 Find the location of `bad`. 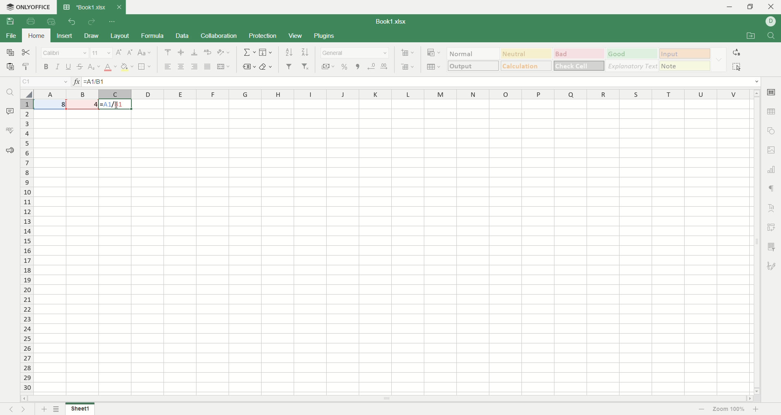

bad is located at coordinates (578, 53).